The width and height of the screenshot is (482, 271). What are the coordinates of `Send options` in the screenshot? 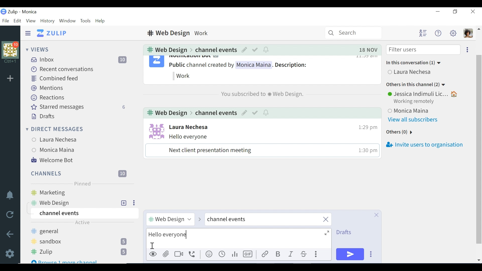 It's located at (371, 254).